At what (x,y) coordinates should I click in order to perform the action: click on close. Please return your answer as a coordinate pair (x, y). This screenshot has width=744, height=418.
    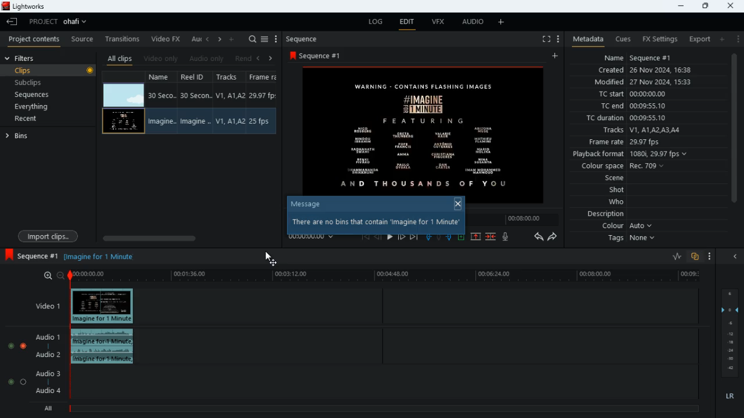
    Looking at the image, I should click on (459, 203).